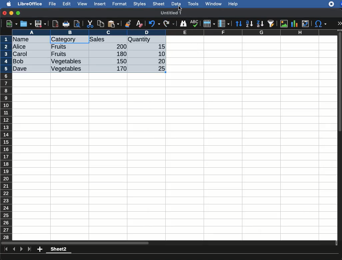 The width and height of the screenshot is (342, 260). I want to click on 150, so click(120, 61).